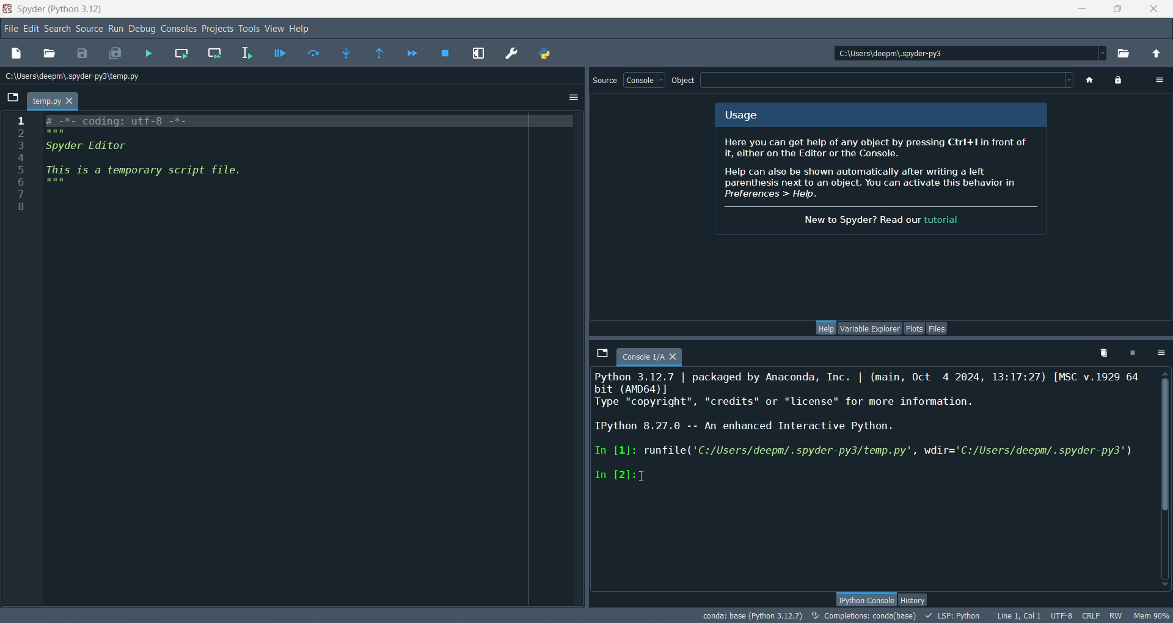 This screenshot has width=1173, height=624. I want to click on edit, so click(30, 29).